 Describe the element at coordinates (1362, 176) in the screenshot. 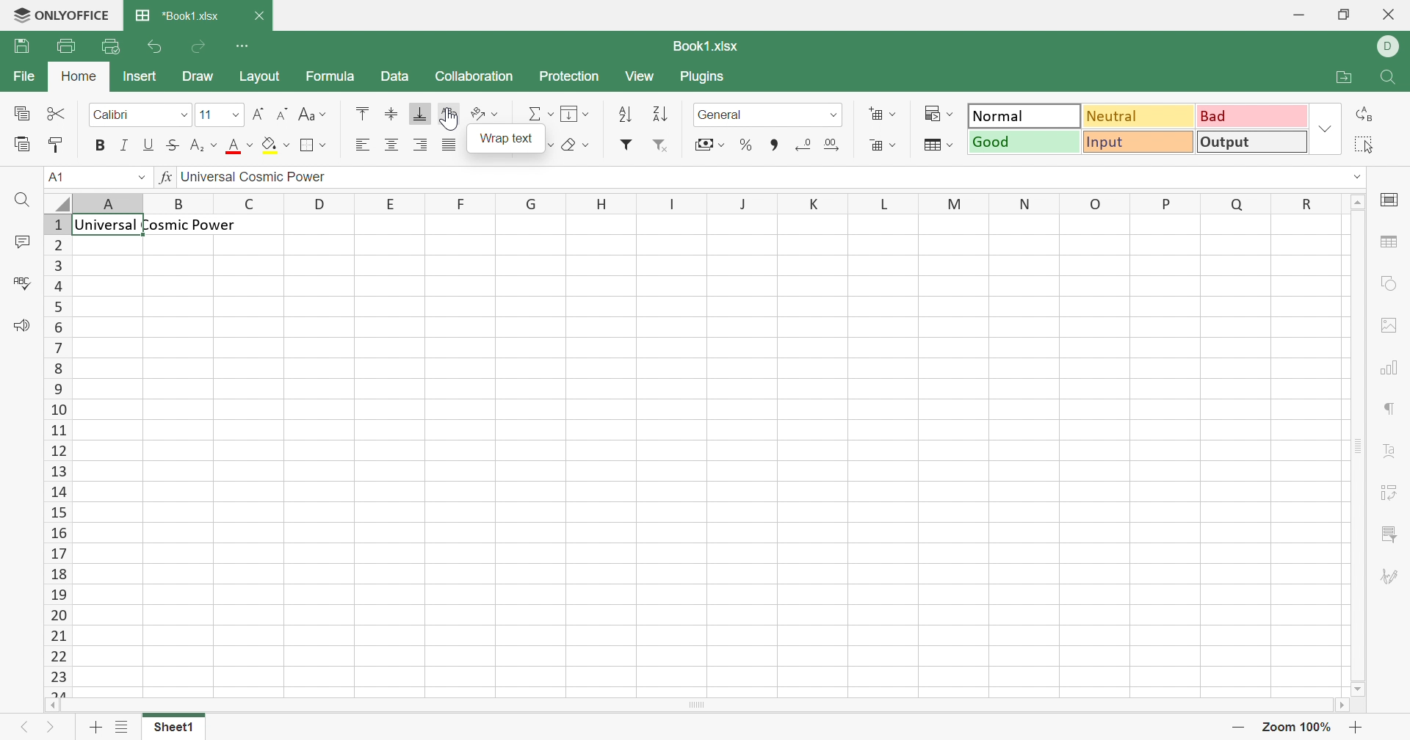

I see `Drop Down` at that location.